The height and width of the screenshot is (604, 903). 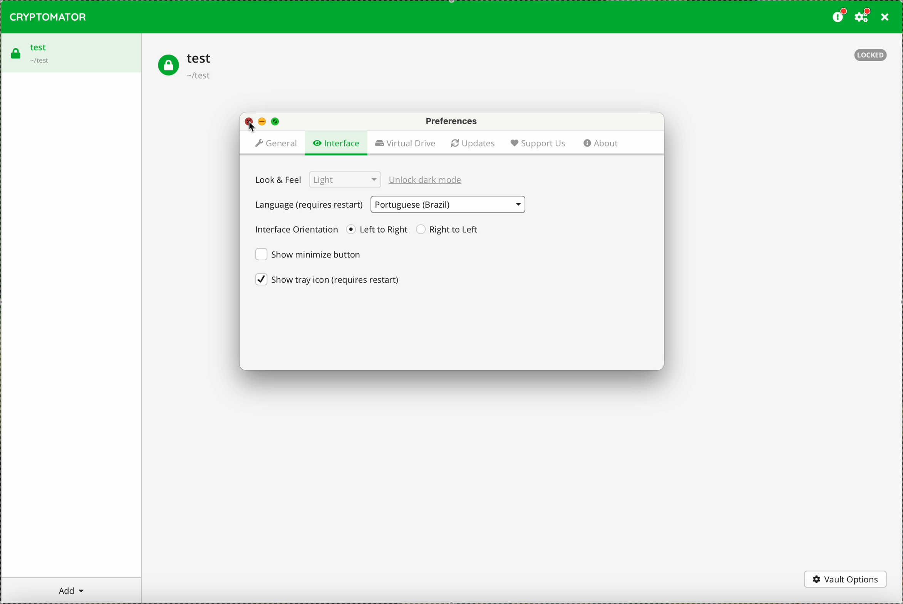 I want to click on right to left, so click(x=449, y=230).